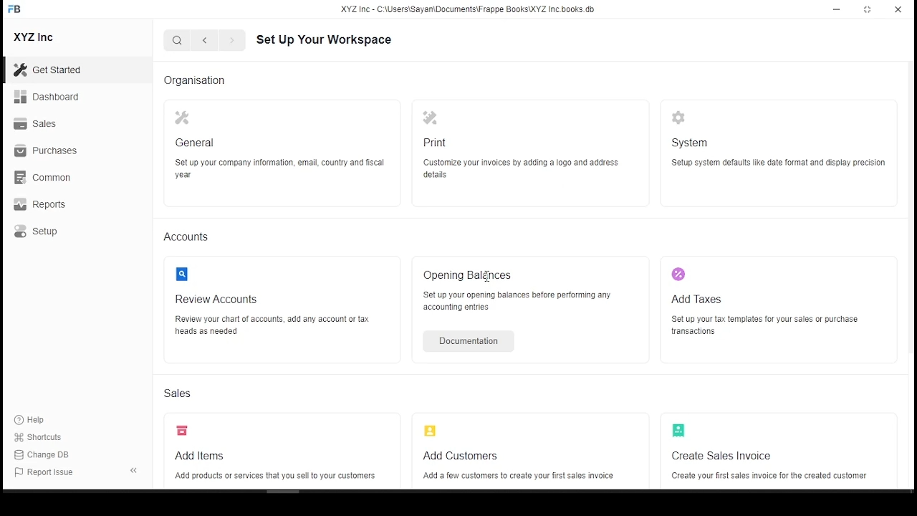  Describe the element at coordinates (779, 163) in the screenshot. I see `setup system  defaults like date format and display precision` at that location.